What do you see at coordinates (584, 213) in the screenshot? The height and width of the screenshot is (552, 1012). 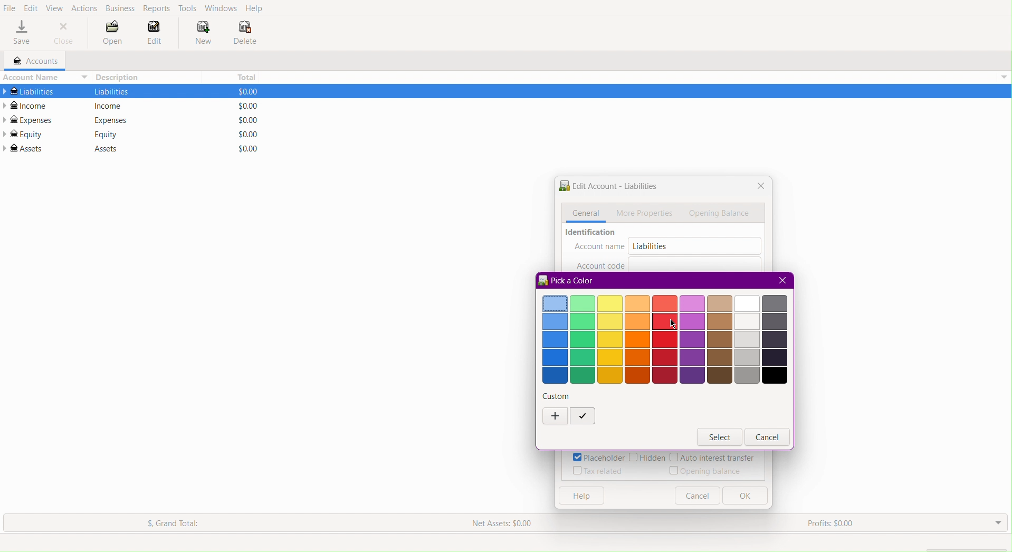 I see `General` at bounding box center [584, 213].